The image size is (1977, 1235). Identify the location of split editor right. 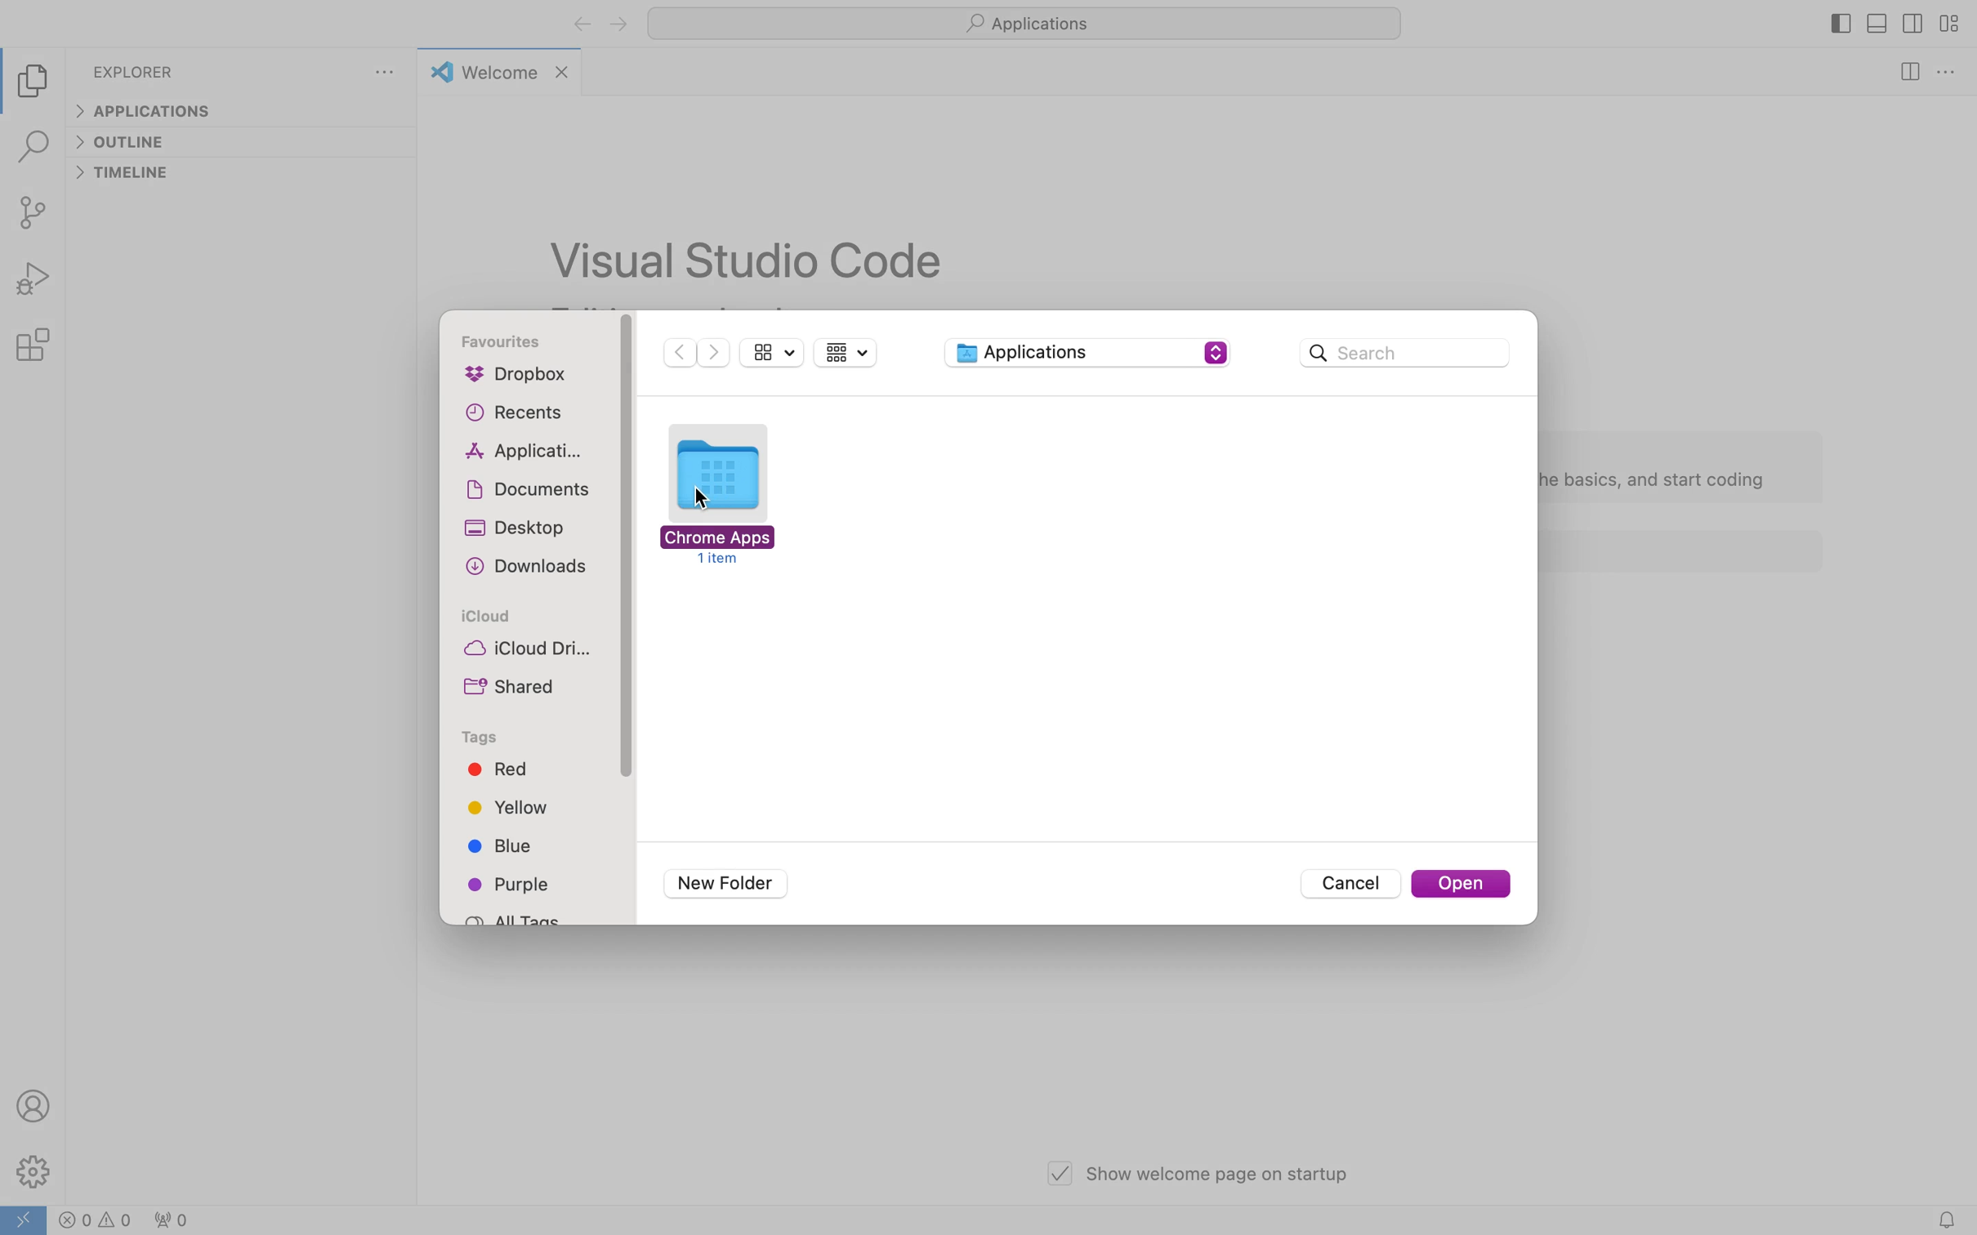
(1906, 73).